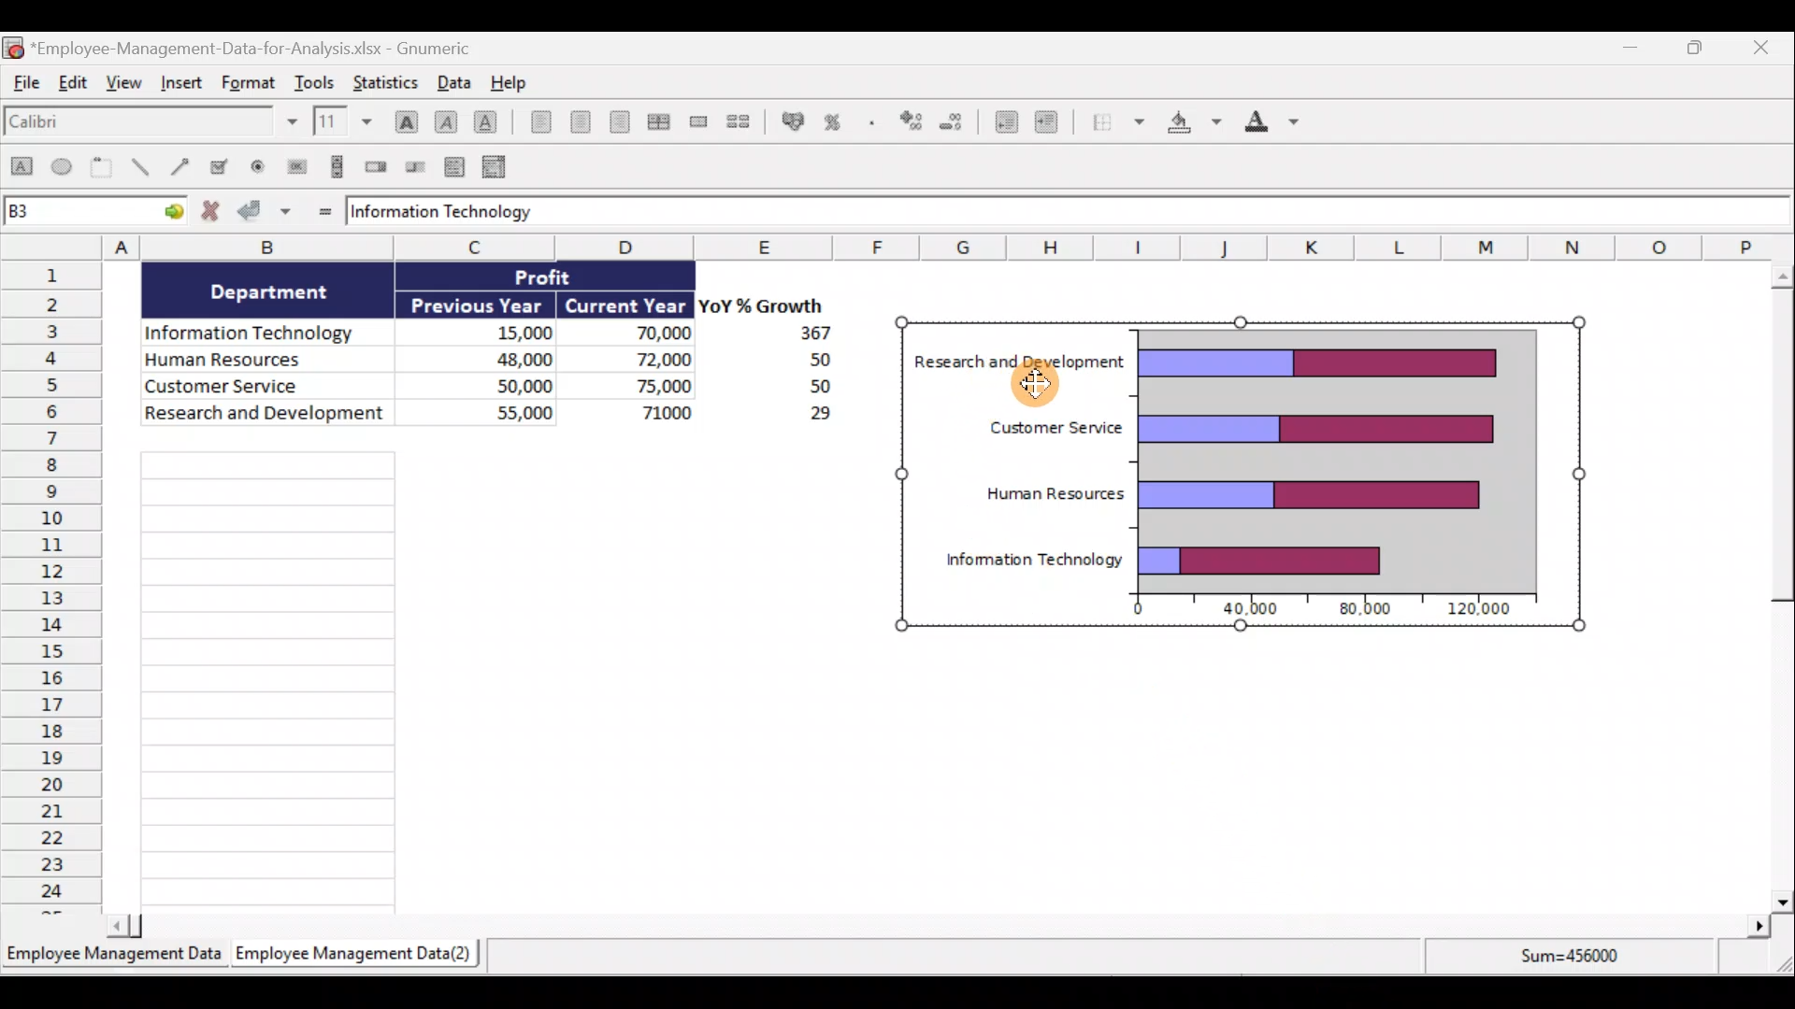  I want to click on Background, so click(1196, 125).